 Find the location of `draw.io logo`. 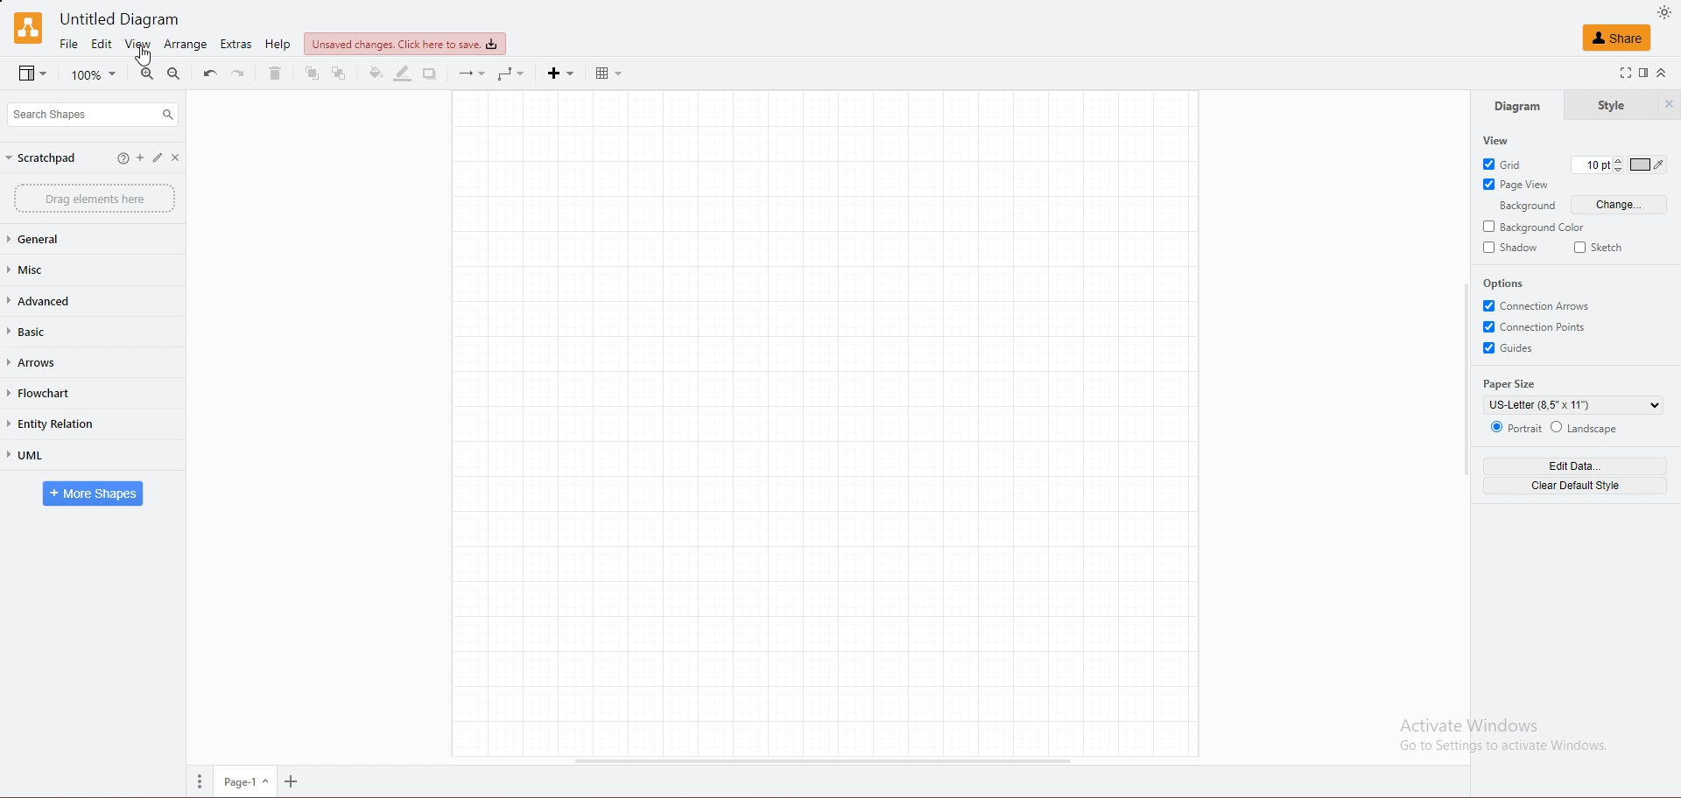

draw.io logo is located at coordinates (29, 27).